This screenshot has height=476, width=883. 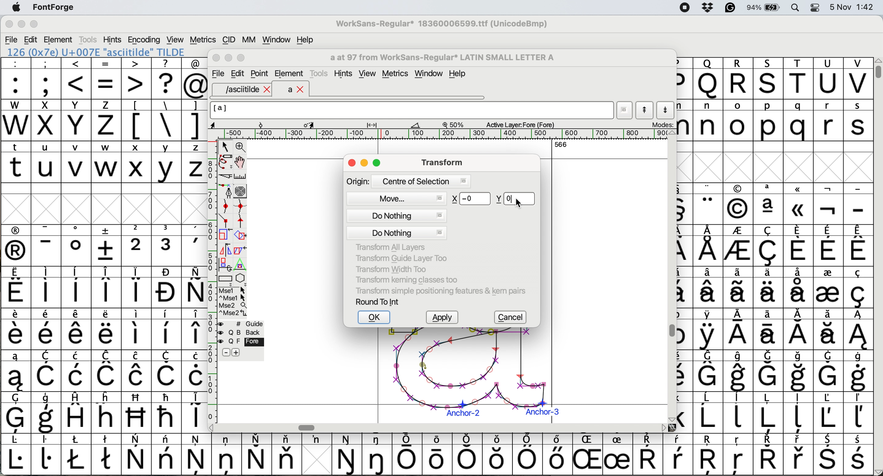 What do you see at coordinates (107, 287) in the screenshot?
I see `symbol` at bounding box center [107, 287].